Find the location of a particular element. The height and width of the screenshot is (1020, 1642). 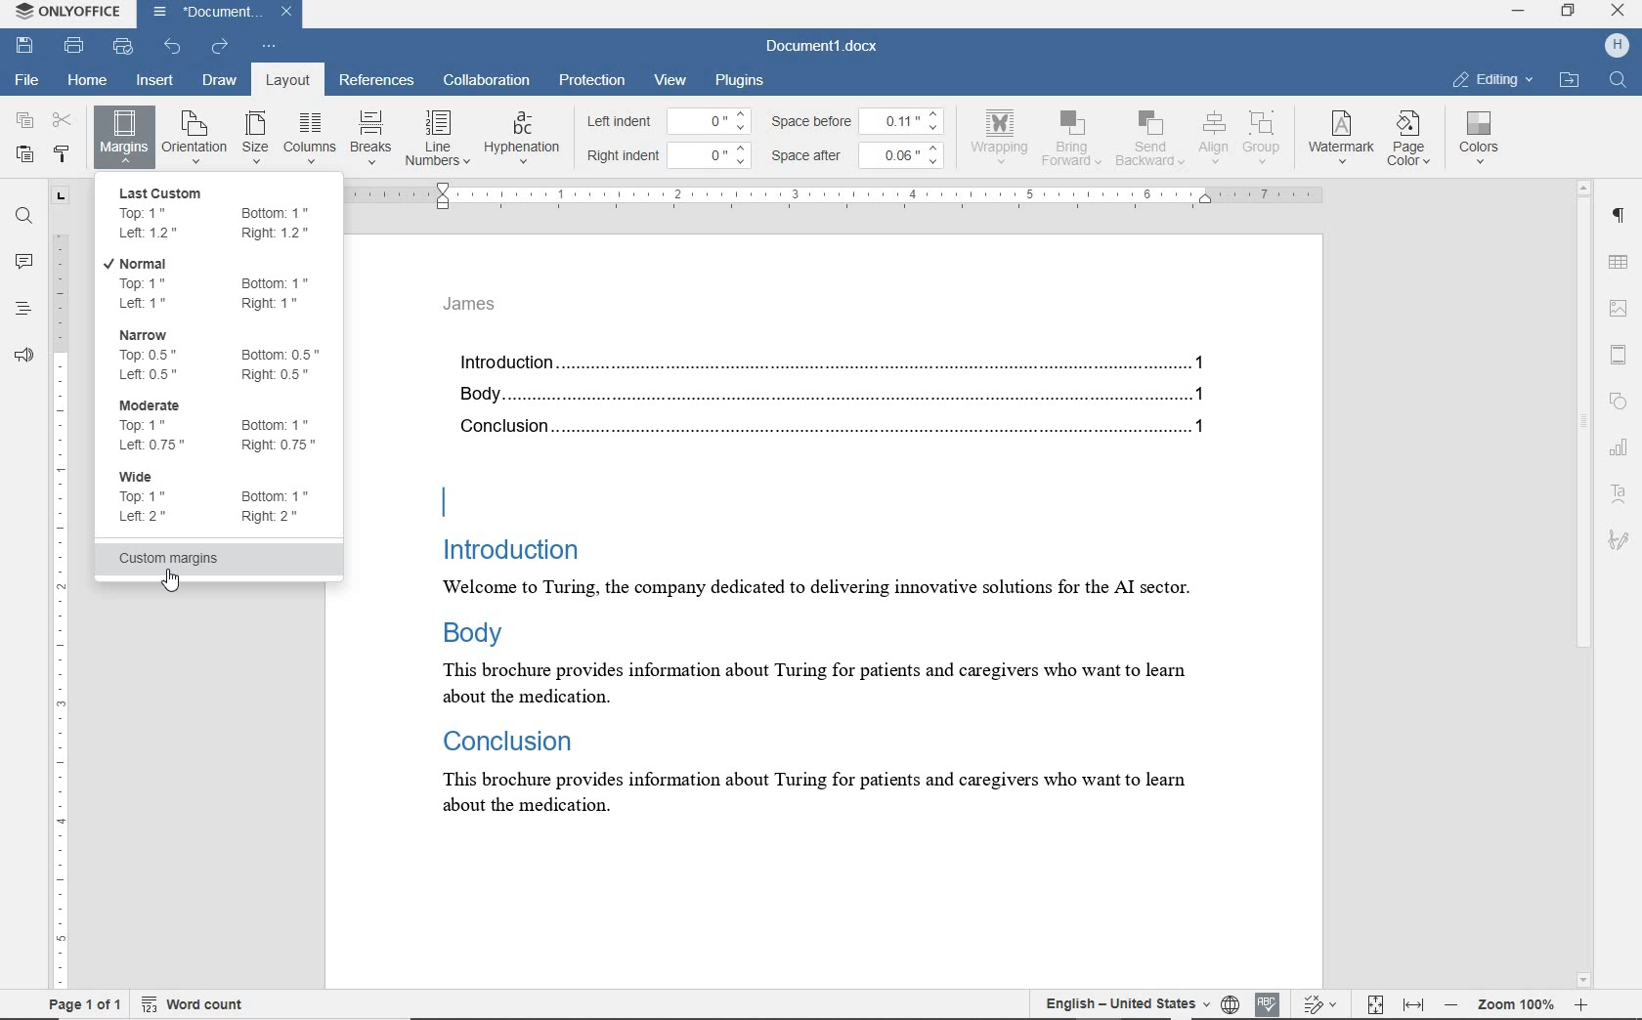

cursor is located at coordinates (185, 585).